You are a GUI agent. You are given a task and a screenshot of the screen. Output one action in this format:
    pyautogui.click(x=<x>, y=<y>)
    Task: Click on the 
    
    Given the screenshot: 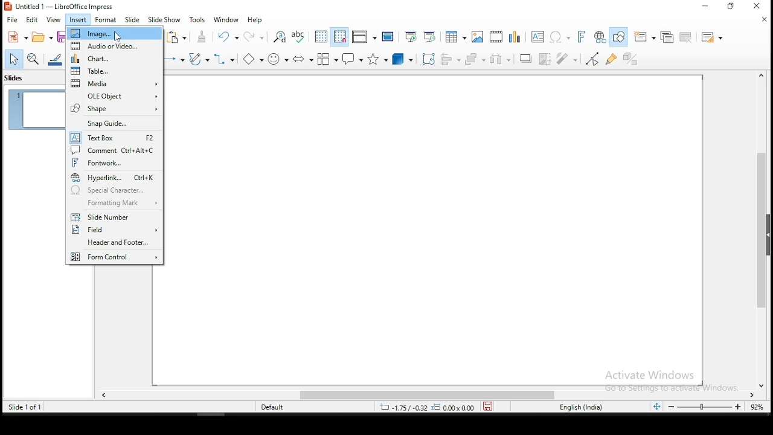 What is the action you would take?
    pyautogui.click(x=514, y=36)
    